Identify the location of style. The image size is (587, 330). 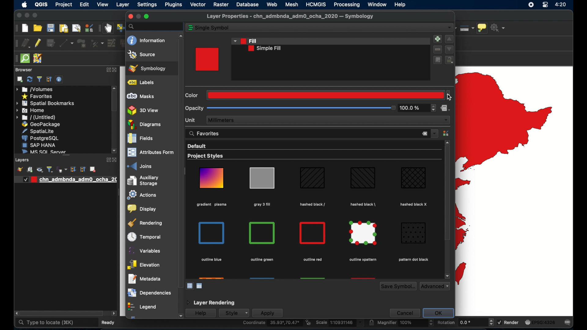
(233, 313).